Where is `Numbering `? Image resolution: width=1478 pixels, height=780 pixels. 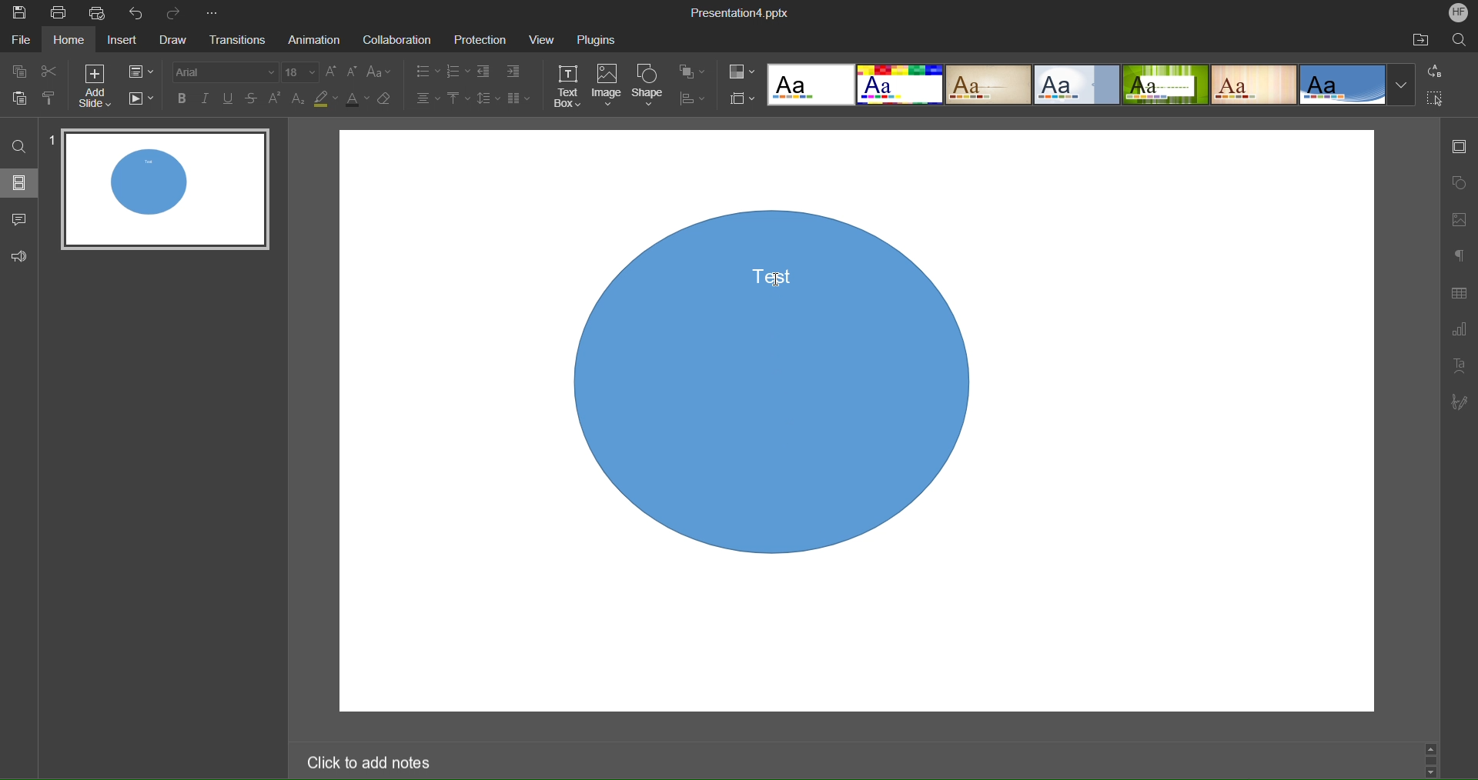 Numbering  is located at coordinates (460, 70).